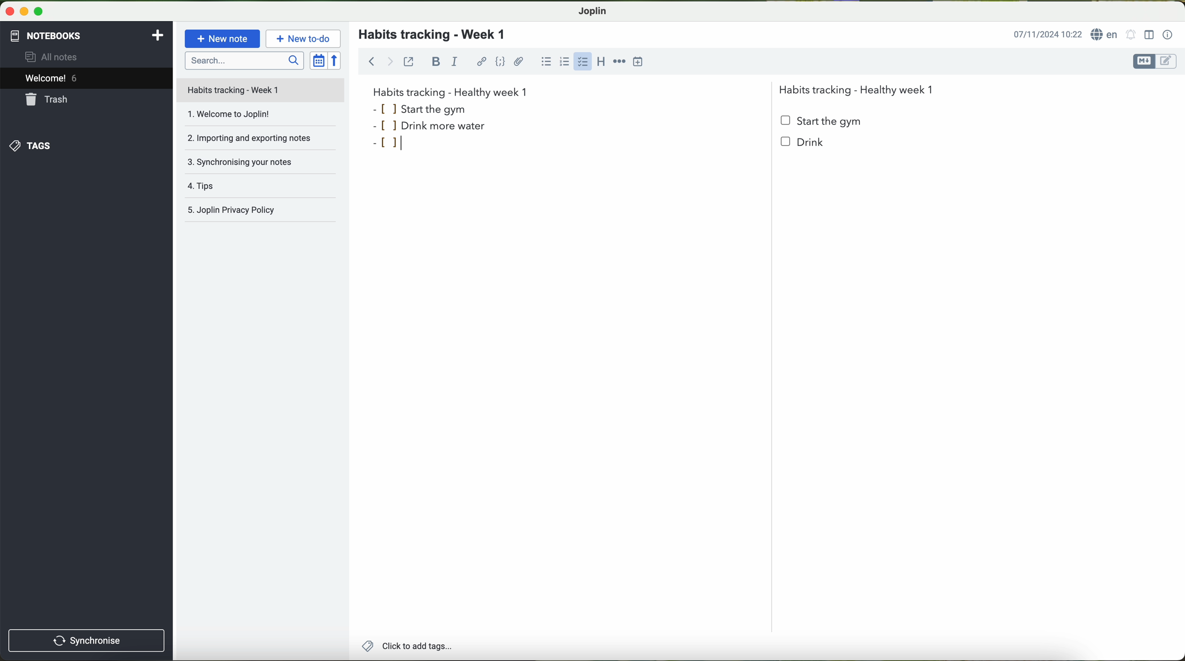  Describe the element at coordinates (1168, 35) in the screenshot. I see `note properties` at that location.